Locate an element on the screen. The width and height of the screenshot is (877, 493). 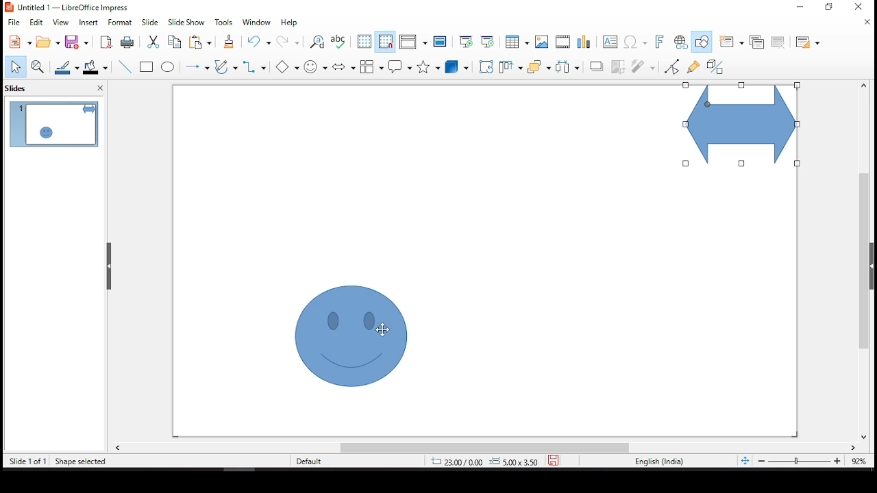
start from first slide is located at coordinates (464, 40).